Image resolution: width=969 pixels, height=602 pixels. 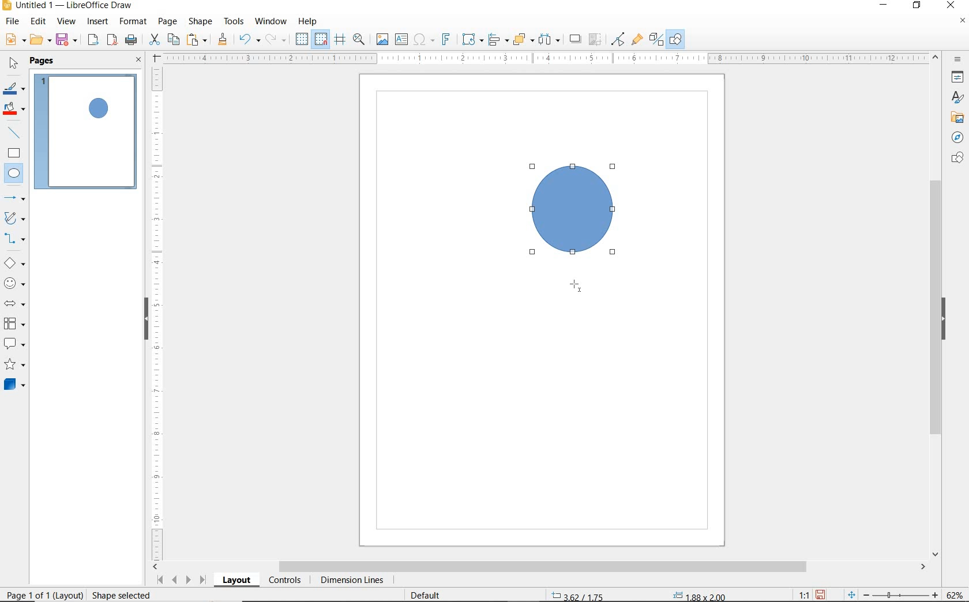 I want to click on PAGE 1, so click(x=86, y=135).